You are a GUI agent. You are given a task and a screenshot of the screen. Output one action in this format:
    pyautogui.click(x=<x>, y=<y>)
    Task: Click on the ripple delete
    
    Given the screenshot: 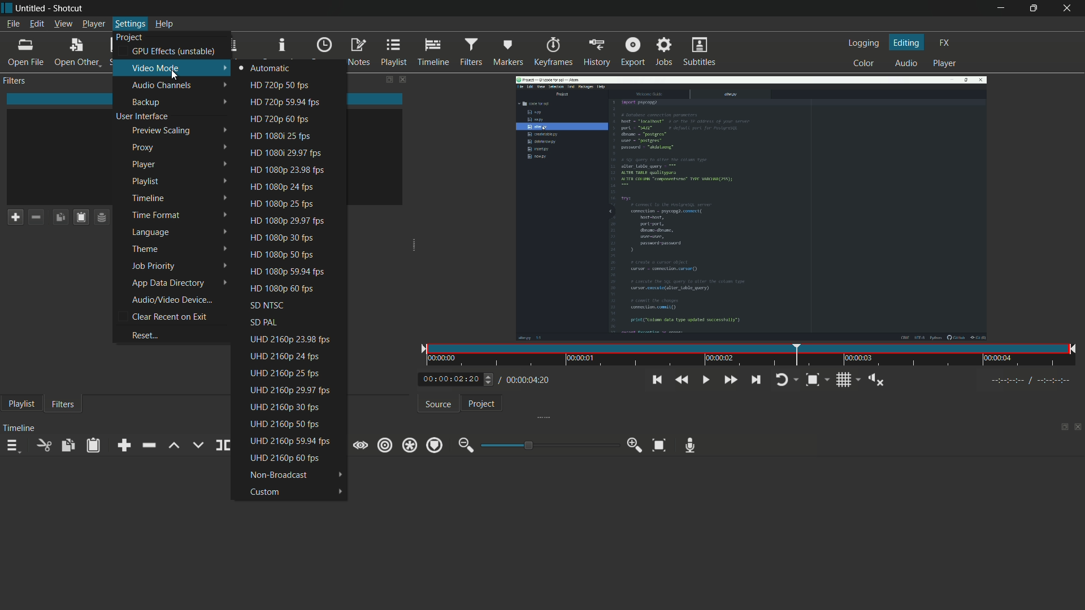 What is the action you would take?
    pyautogui.click(x=148, y=446)
    